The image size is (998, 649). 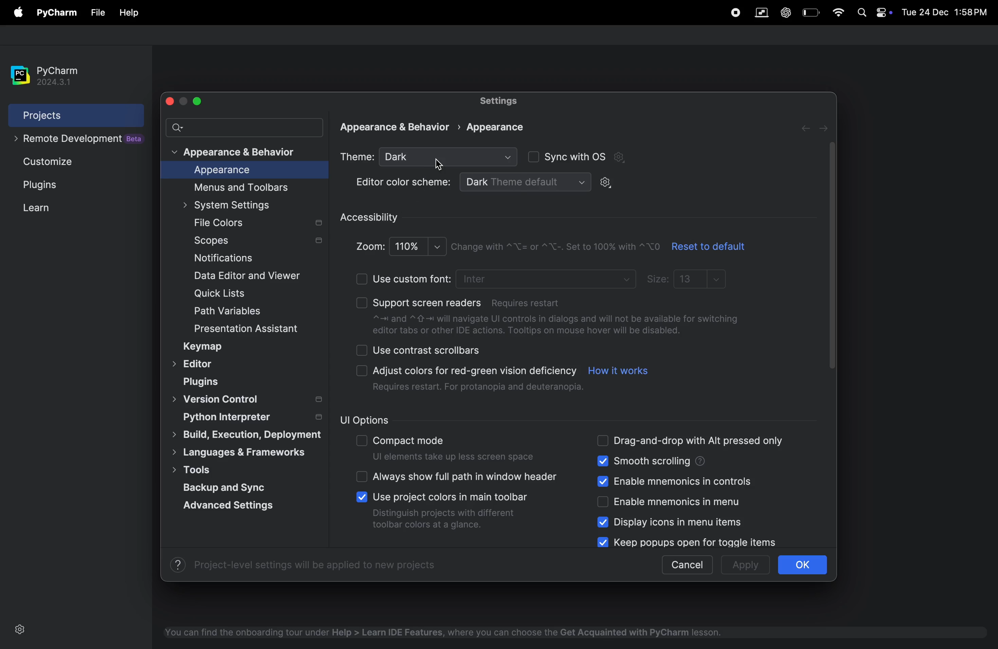 I want to click on Use project colors in main toolbar, so click(x=436, y=495).